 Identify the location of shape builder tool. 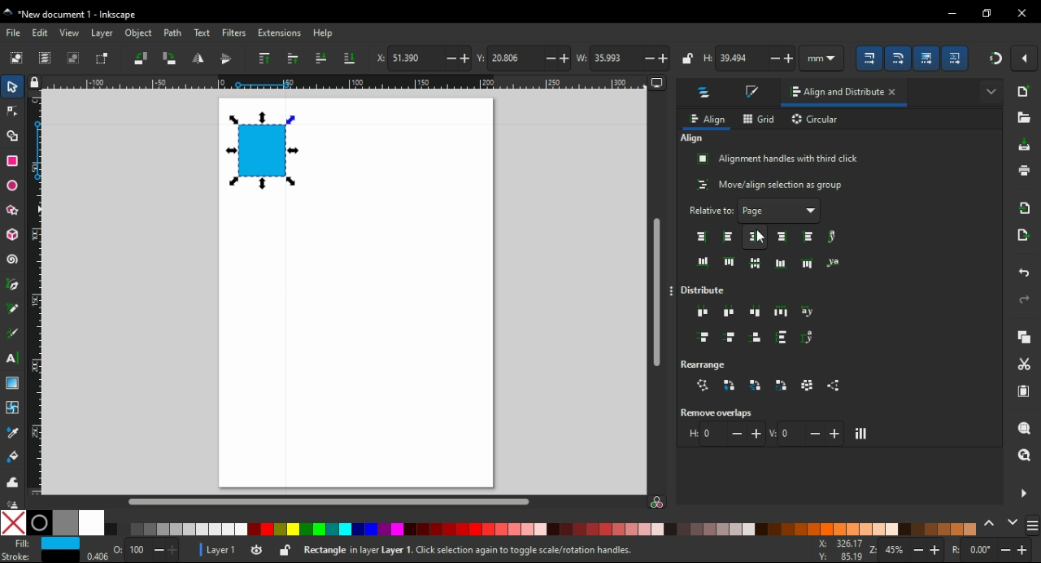
(12, 135).